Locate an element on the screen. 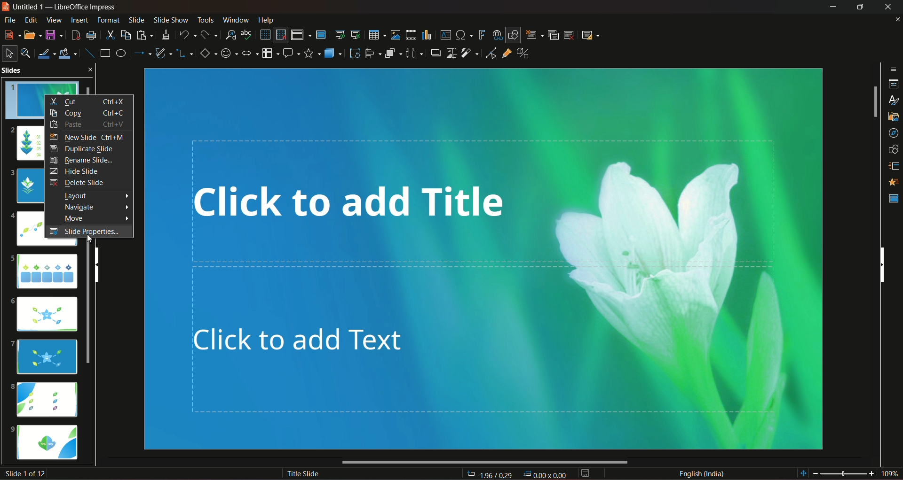  vertical slide bar is located at coordinates (874, 102).